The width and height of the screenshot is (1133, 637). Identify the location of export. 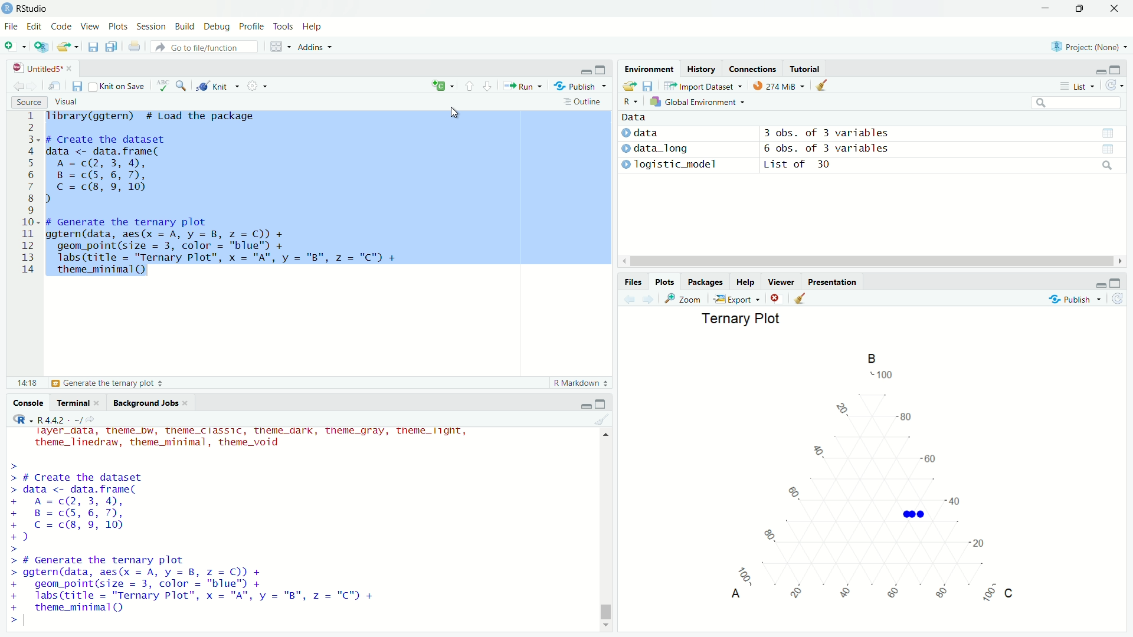
(70, 47).